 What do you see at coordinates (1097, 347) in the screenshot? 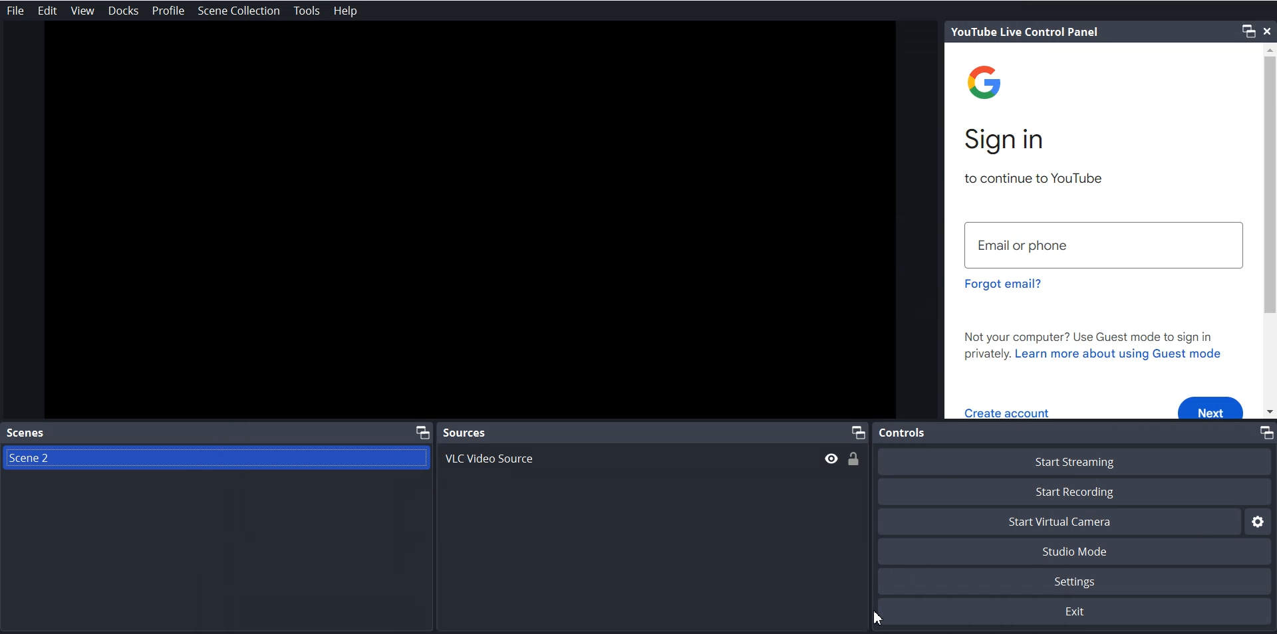
I see `Text` at bounding box center [1097, 347].